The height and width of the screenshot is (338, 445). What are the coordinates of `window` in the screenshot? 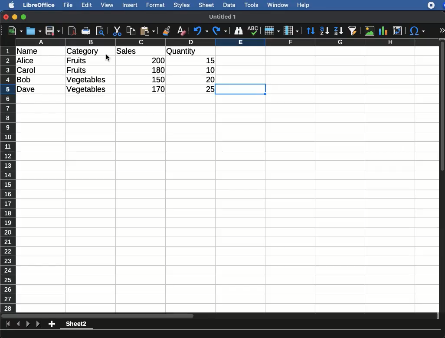 It's located at (277, 5).